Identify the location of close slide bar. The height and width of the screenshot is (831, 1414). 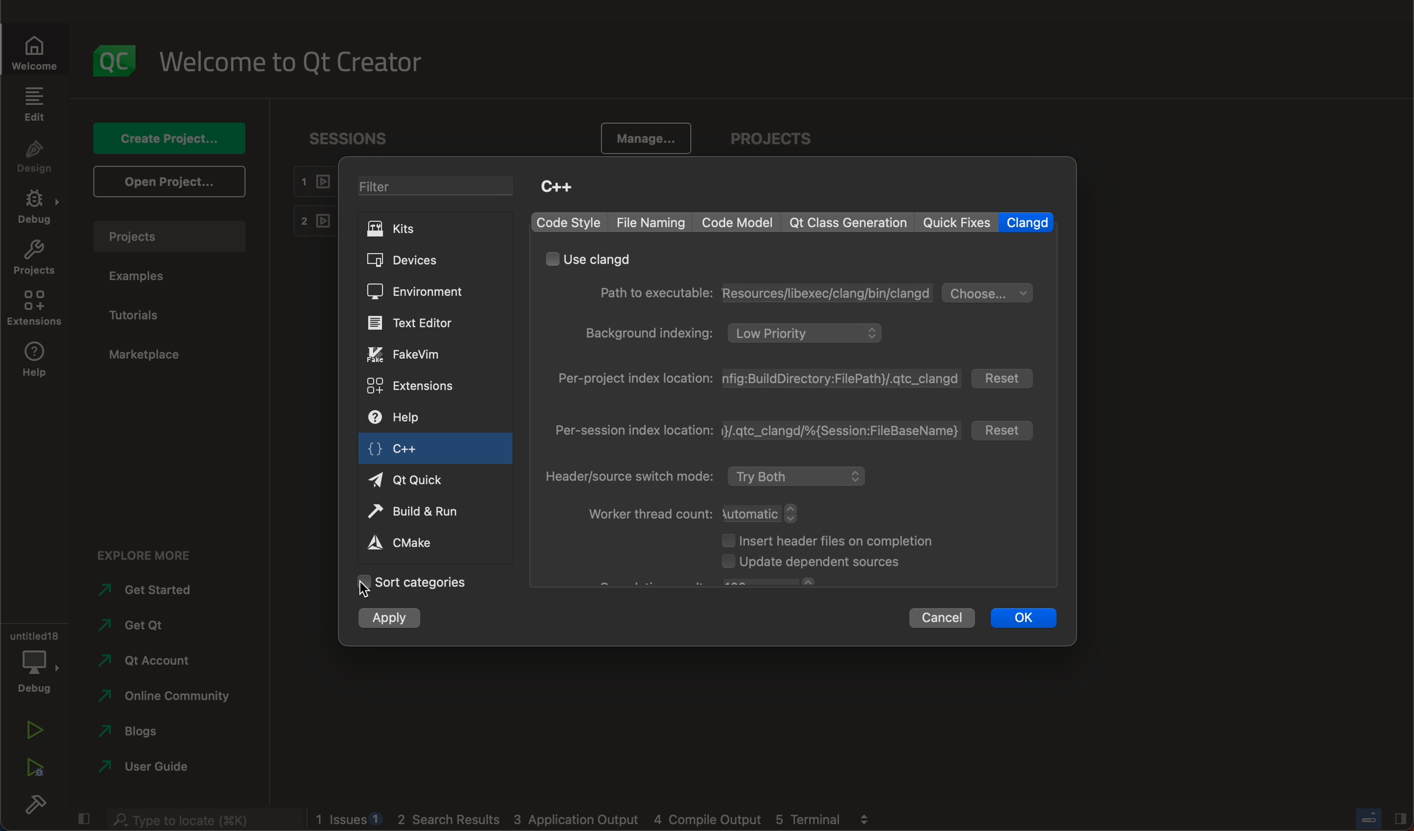
(1375, 818).